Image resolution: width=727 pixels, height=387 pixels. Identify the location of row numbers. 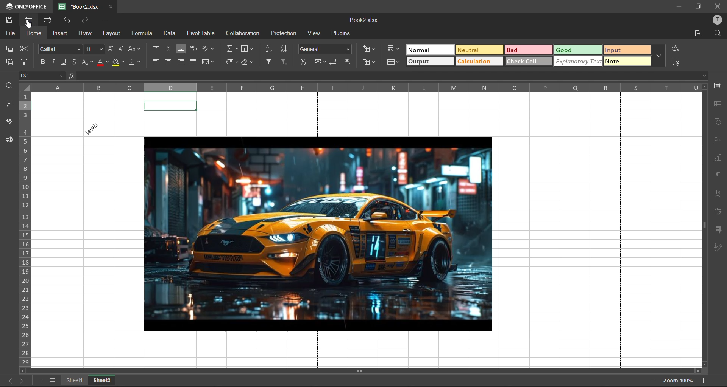
(27, 229).